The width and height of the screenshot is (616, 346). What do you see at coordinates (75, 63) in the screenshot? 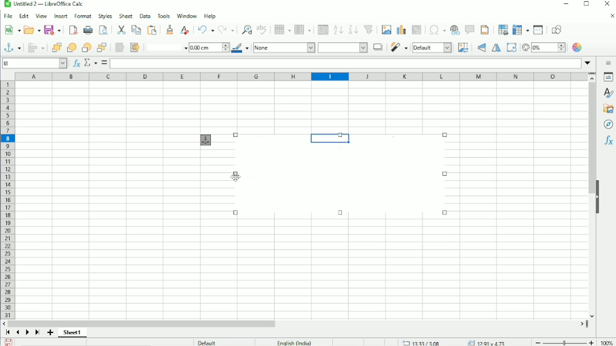
I see `Function wizard` at bounding box center [75, 63].